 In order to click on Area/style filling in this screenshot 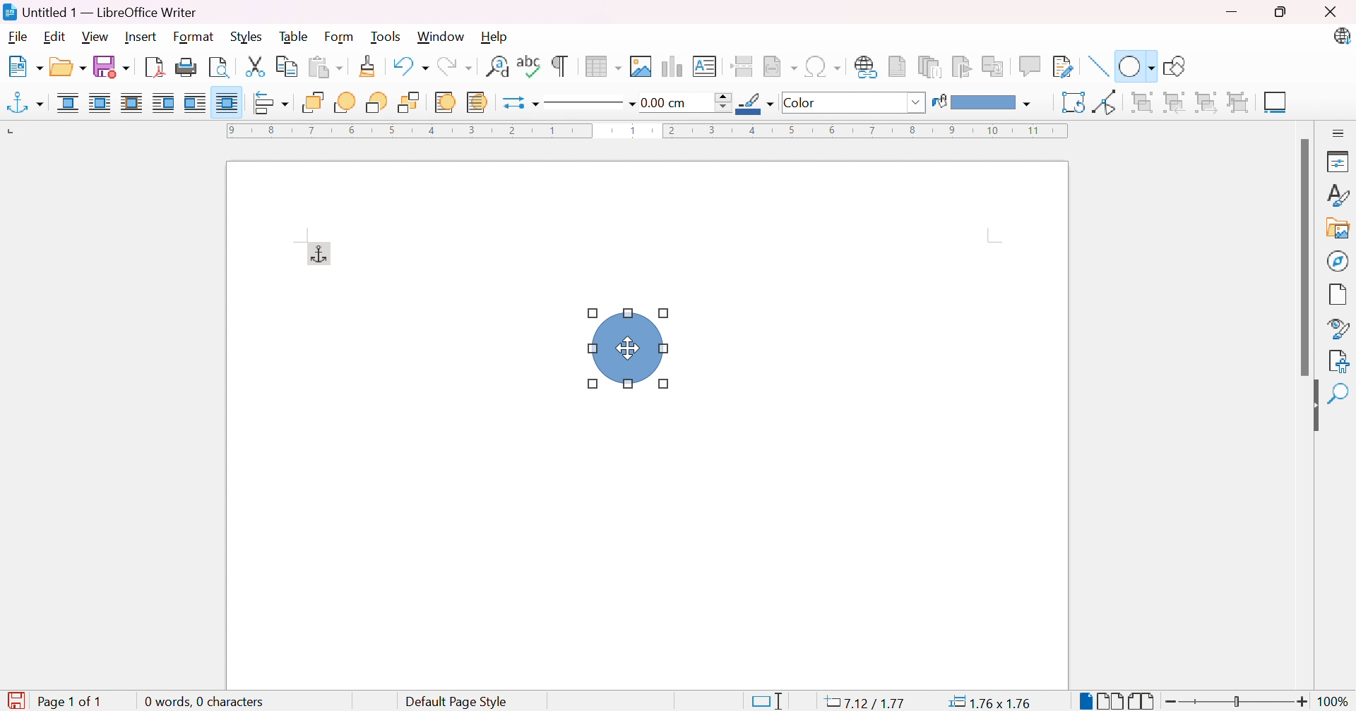, I will do `click(845, 103)`.